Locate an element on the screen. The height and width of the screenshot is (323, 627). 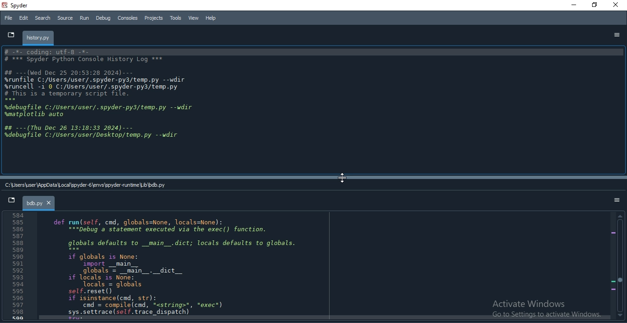
options is located at coordinates (616, 35).